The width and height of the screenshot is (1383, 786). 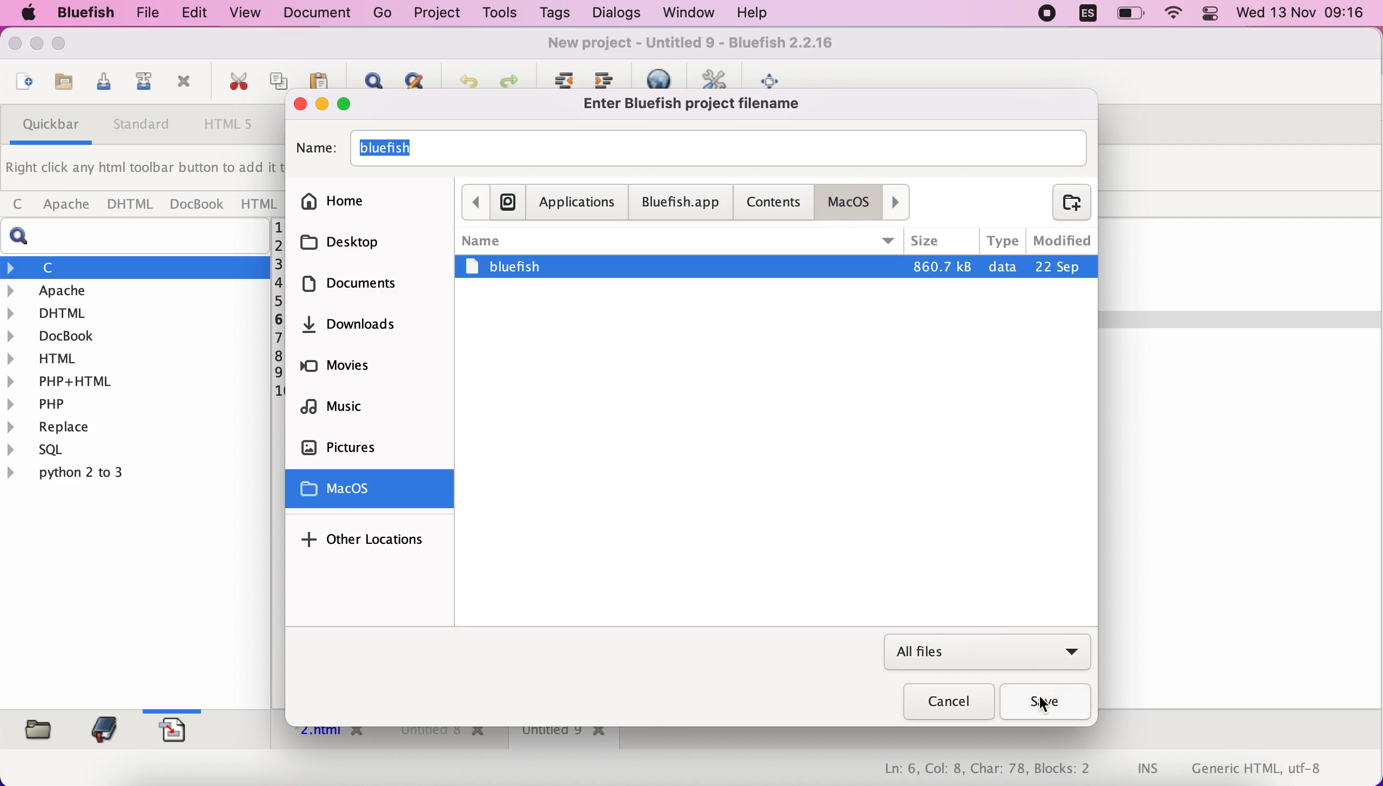 What do you see at coordinates (369, 77) in the screenshot?
I see `show find bar` at bounding box center [369, 77].